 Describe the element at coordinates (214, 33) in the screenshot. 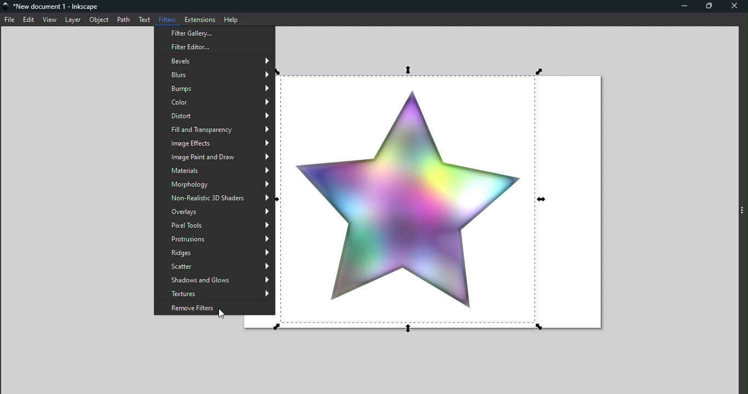

I see `Filter Gallery` at that location.